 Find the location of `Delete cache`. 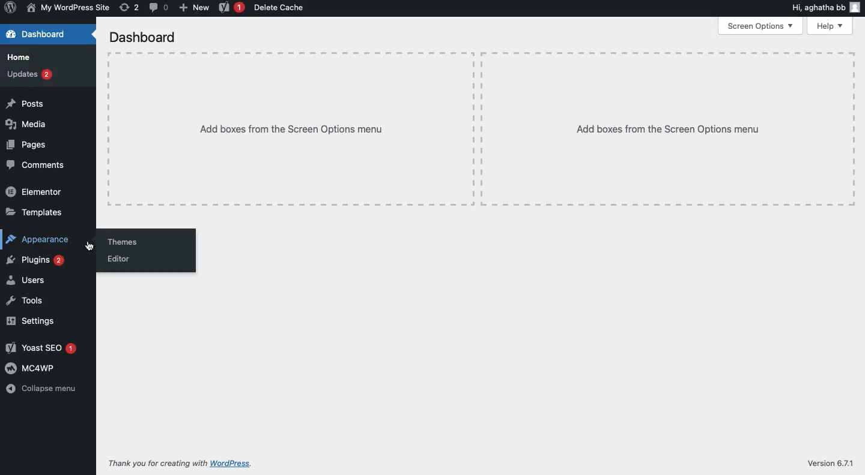

Delete cache is located at coordinates (282, 7).